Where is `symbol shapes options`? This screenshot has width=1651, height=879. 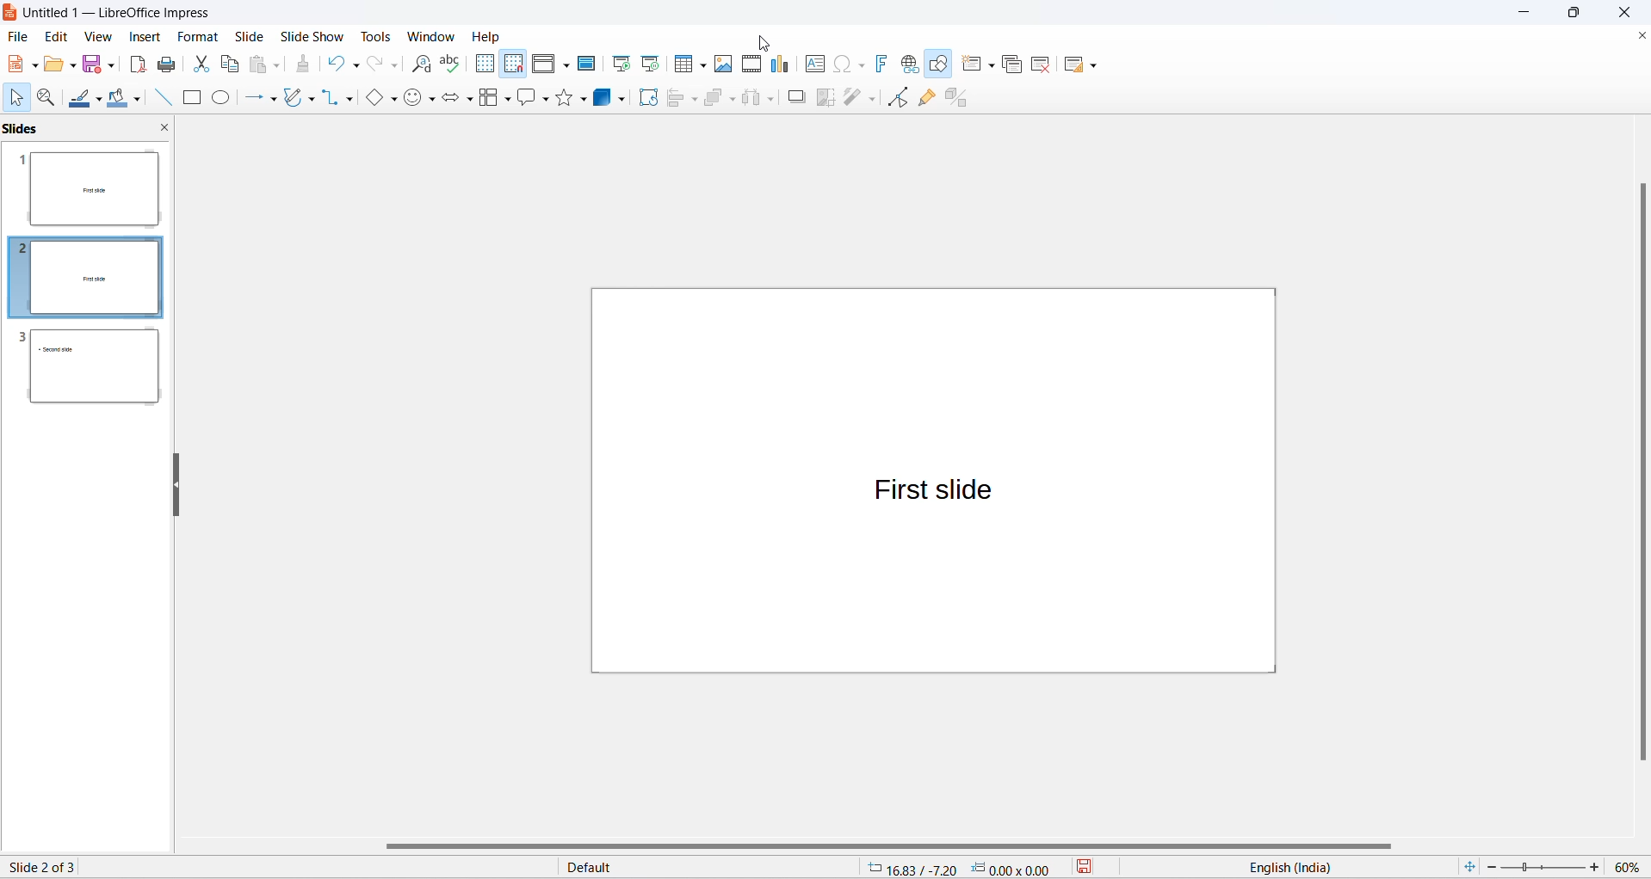 symbol shapes options is located at coordinates (432, 101).